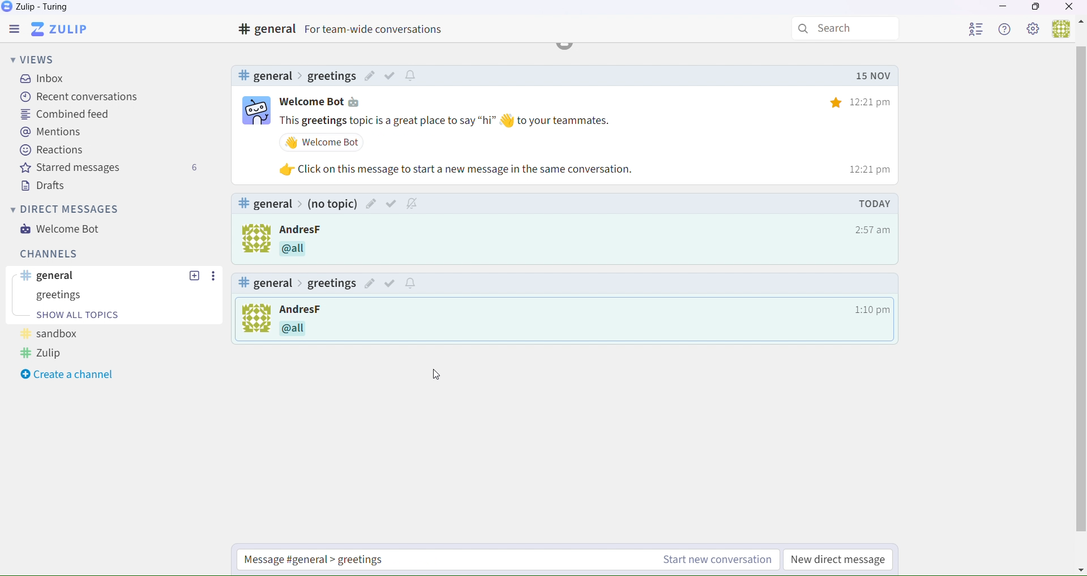 The height and width of the screenshot is (576, 1087). What do you see at coordinates (65, 115) in the screenshot?
I see `Combined feed` at bounding box center [65, 115].